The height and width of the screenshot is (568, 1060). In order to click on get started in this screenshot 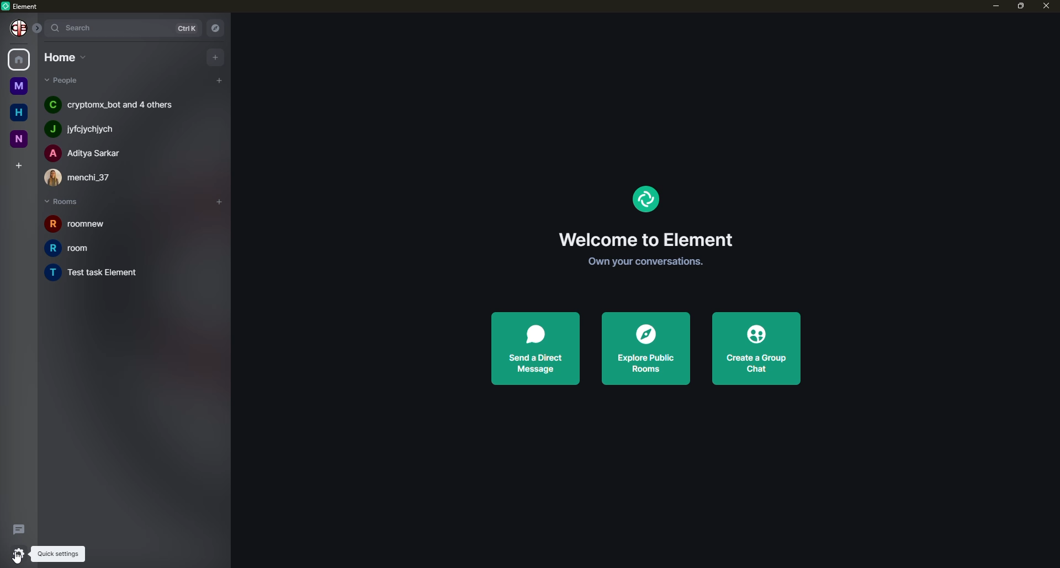, I will do `click(641, 263)`.